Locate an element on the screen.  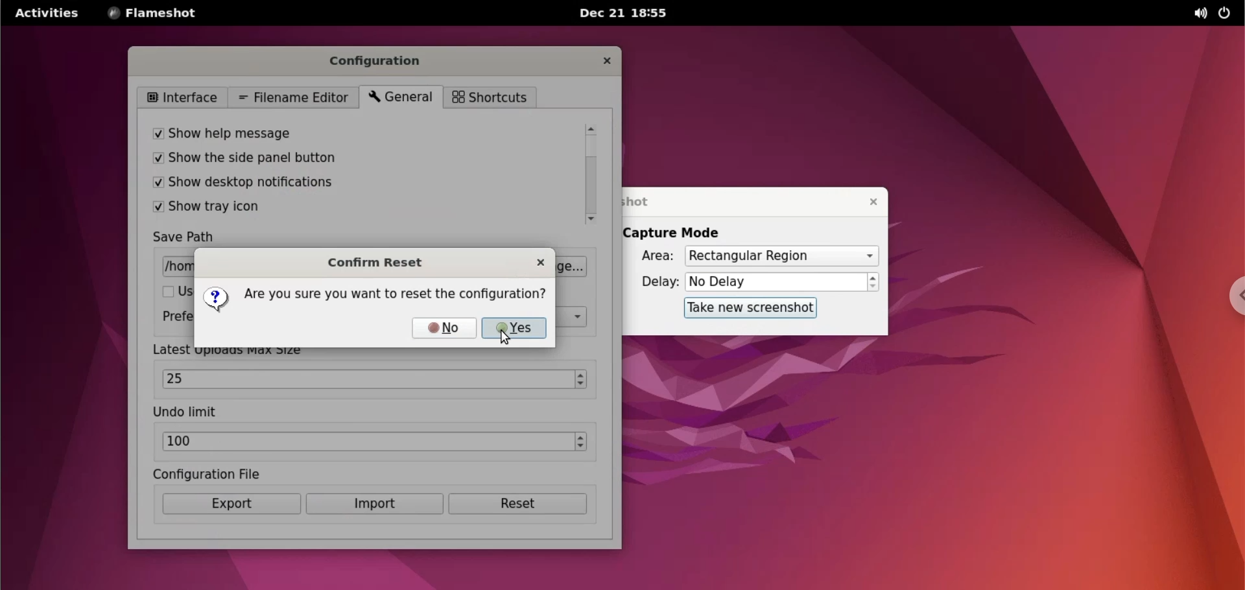
cursor is located at coordinates (505, 340).